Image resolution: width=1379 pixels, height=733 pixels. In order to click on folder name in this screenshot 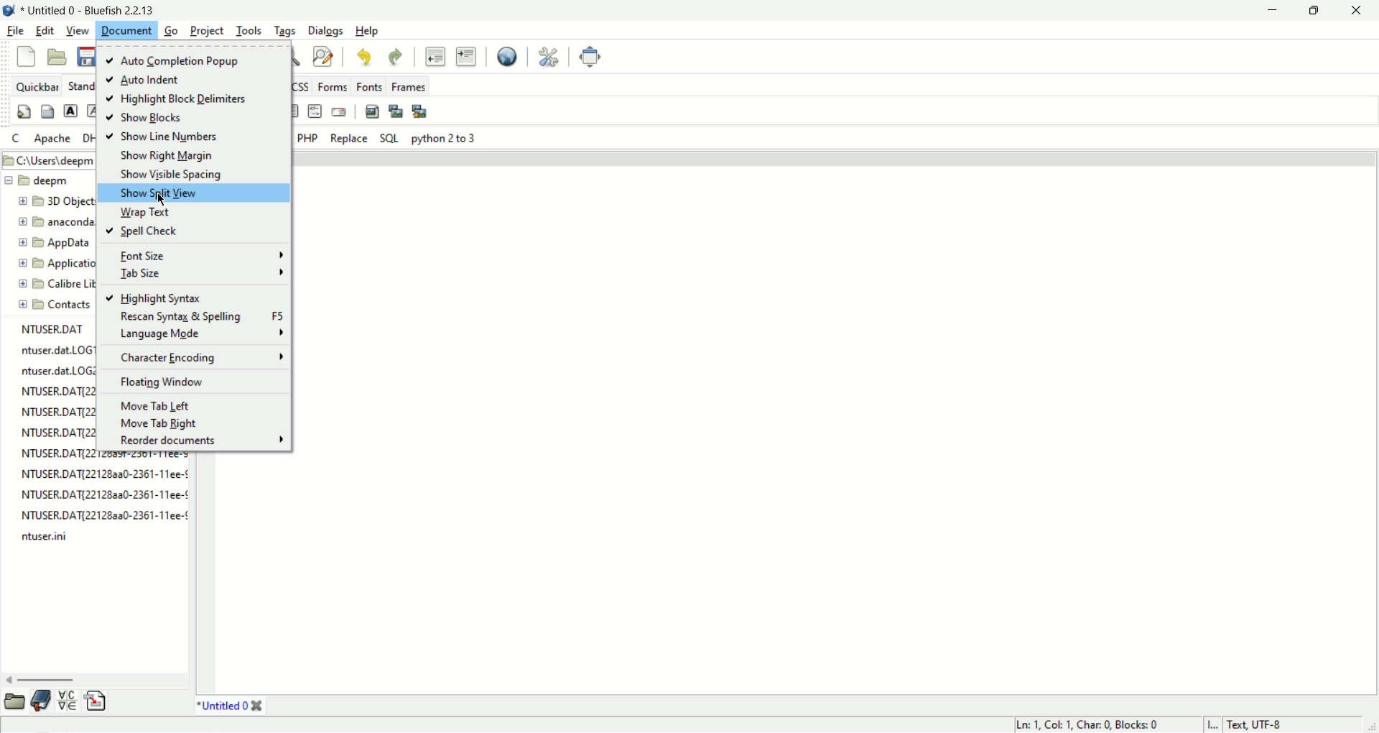, I will do `click(56, 221)`.